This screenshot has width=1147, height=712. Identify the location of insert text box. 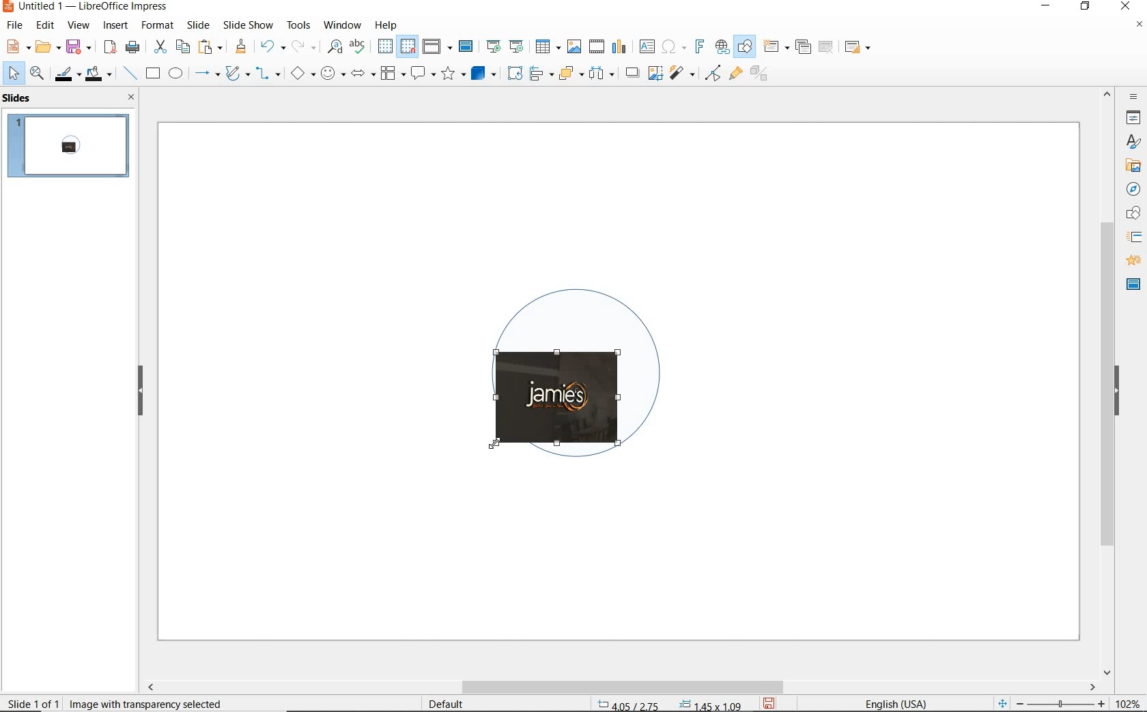
(647, 46).